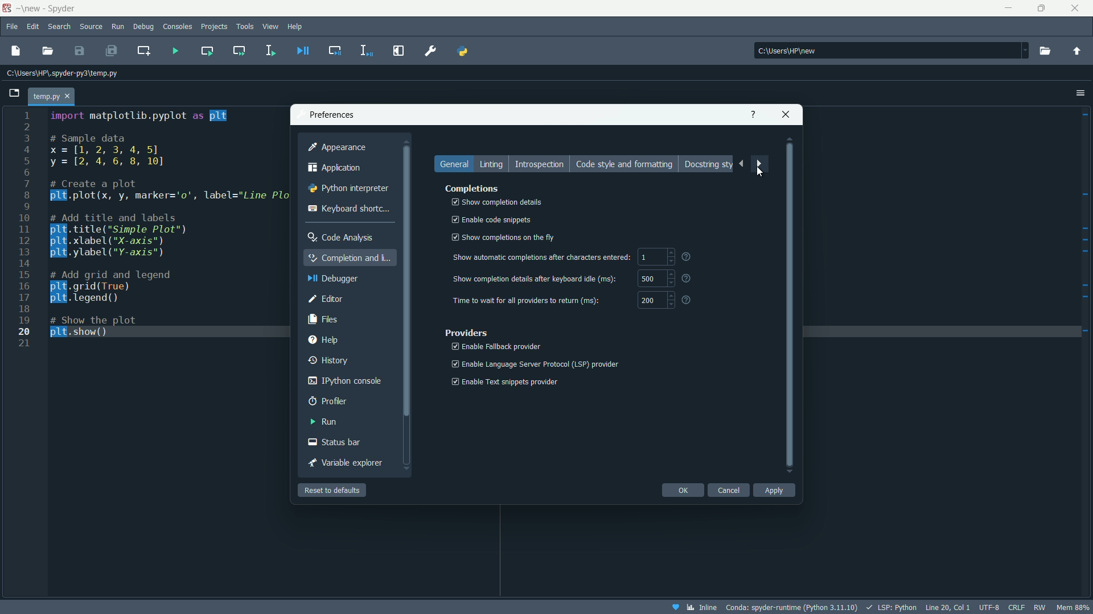 This screenshot has width=1093, height=614. What do you see at coordinates (327, 401) in the screenshot?
I see `profiler` at bounding box center [327, 401].